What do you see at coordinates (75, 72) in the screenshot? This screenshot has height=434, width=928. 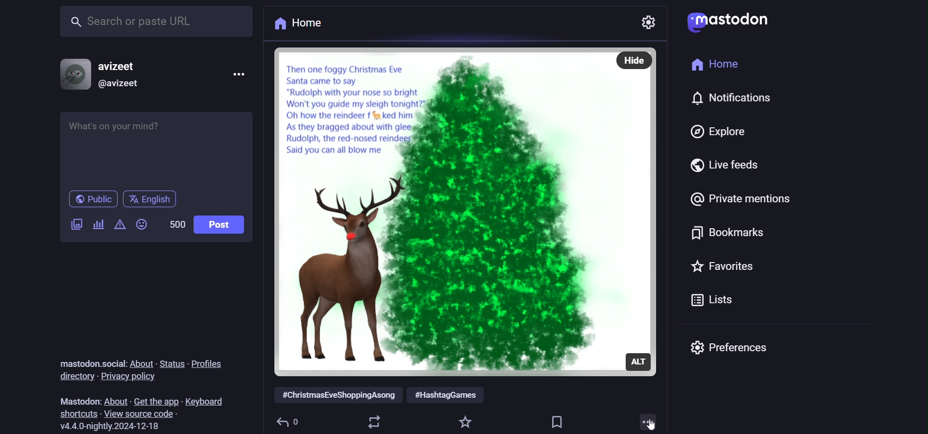 I see `profile picture` at bounding box center [75, 72].